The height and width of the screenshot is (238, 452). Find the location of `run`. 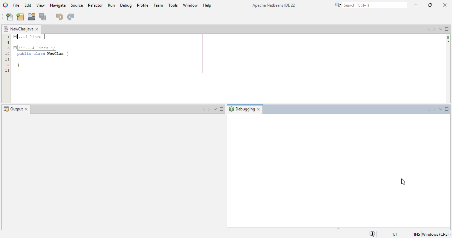

run is located at coordinates (111, 5).